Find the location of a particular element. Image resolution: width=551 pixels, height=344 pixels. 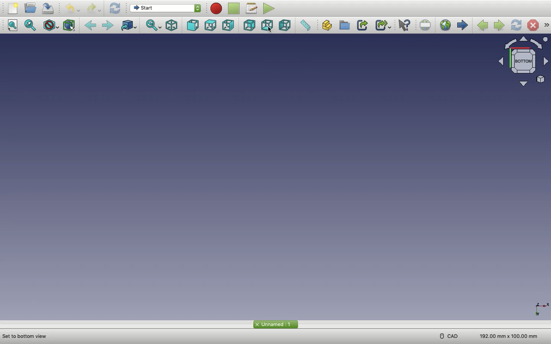

Switch between workbenches is located at coordinates (165, 9).